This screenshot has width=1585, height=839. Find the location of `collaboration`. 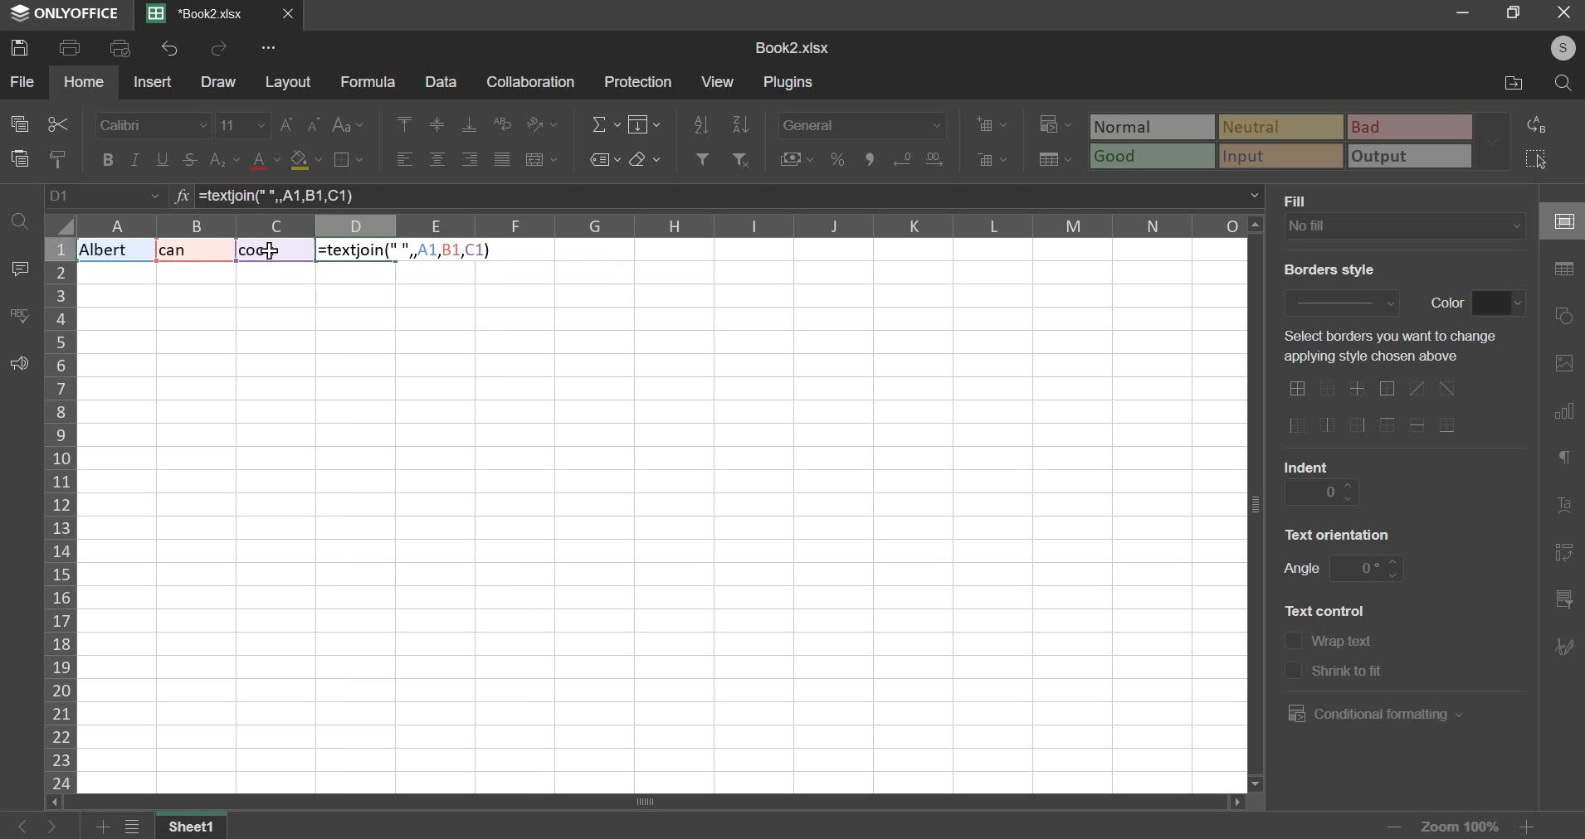

collaboration is located at coordinates (532, 83).